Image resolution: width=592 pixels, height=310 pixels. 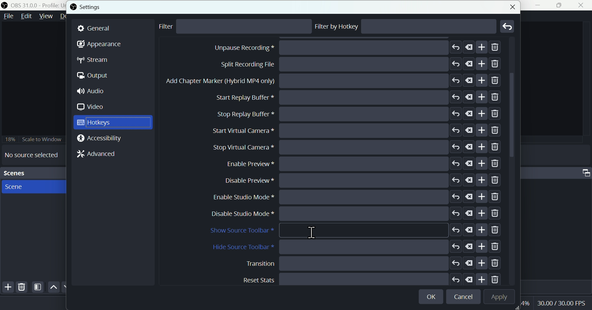 I want to click on start virtual camera, so click(x=354, y=197).